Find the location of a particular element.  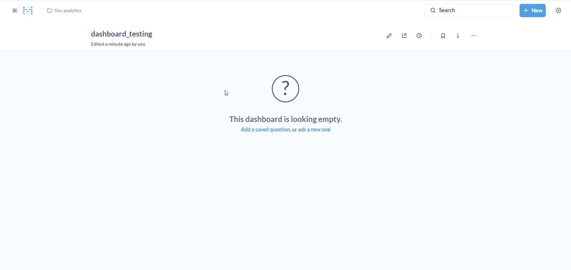

Edited a minute ago by you is located at coordinates (124, 45).